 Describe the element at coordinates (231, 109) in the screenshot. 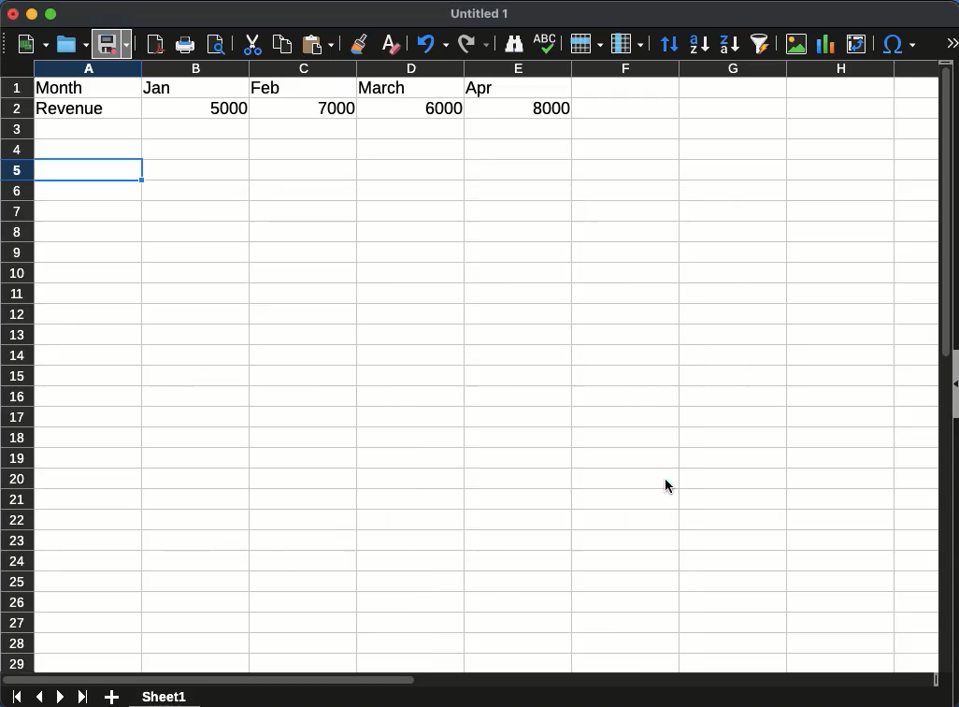

I see `5000` at that location.